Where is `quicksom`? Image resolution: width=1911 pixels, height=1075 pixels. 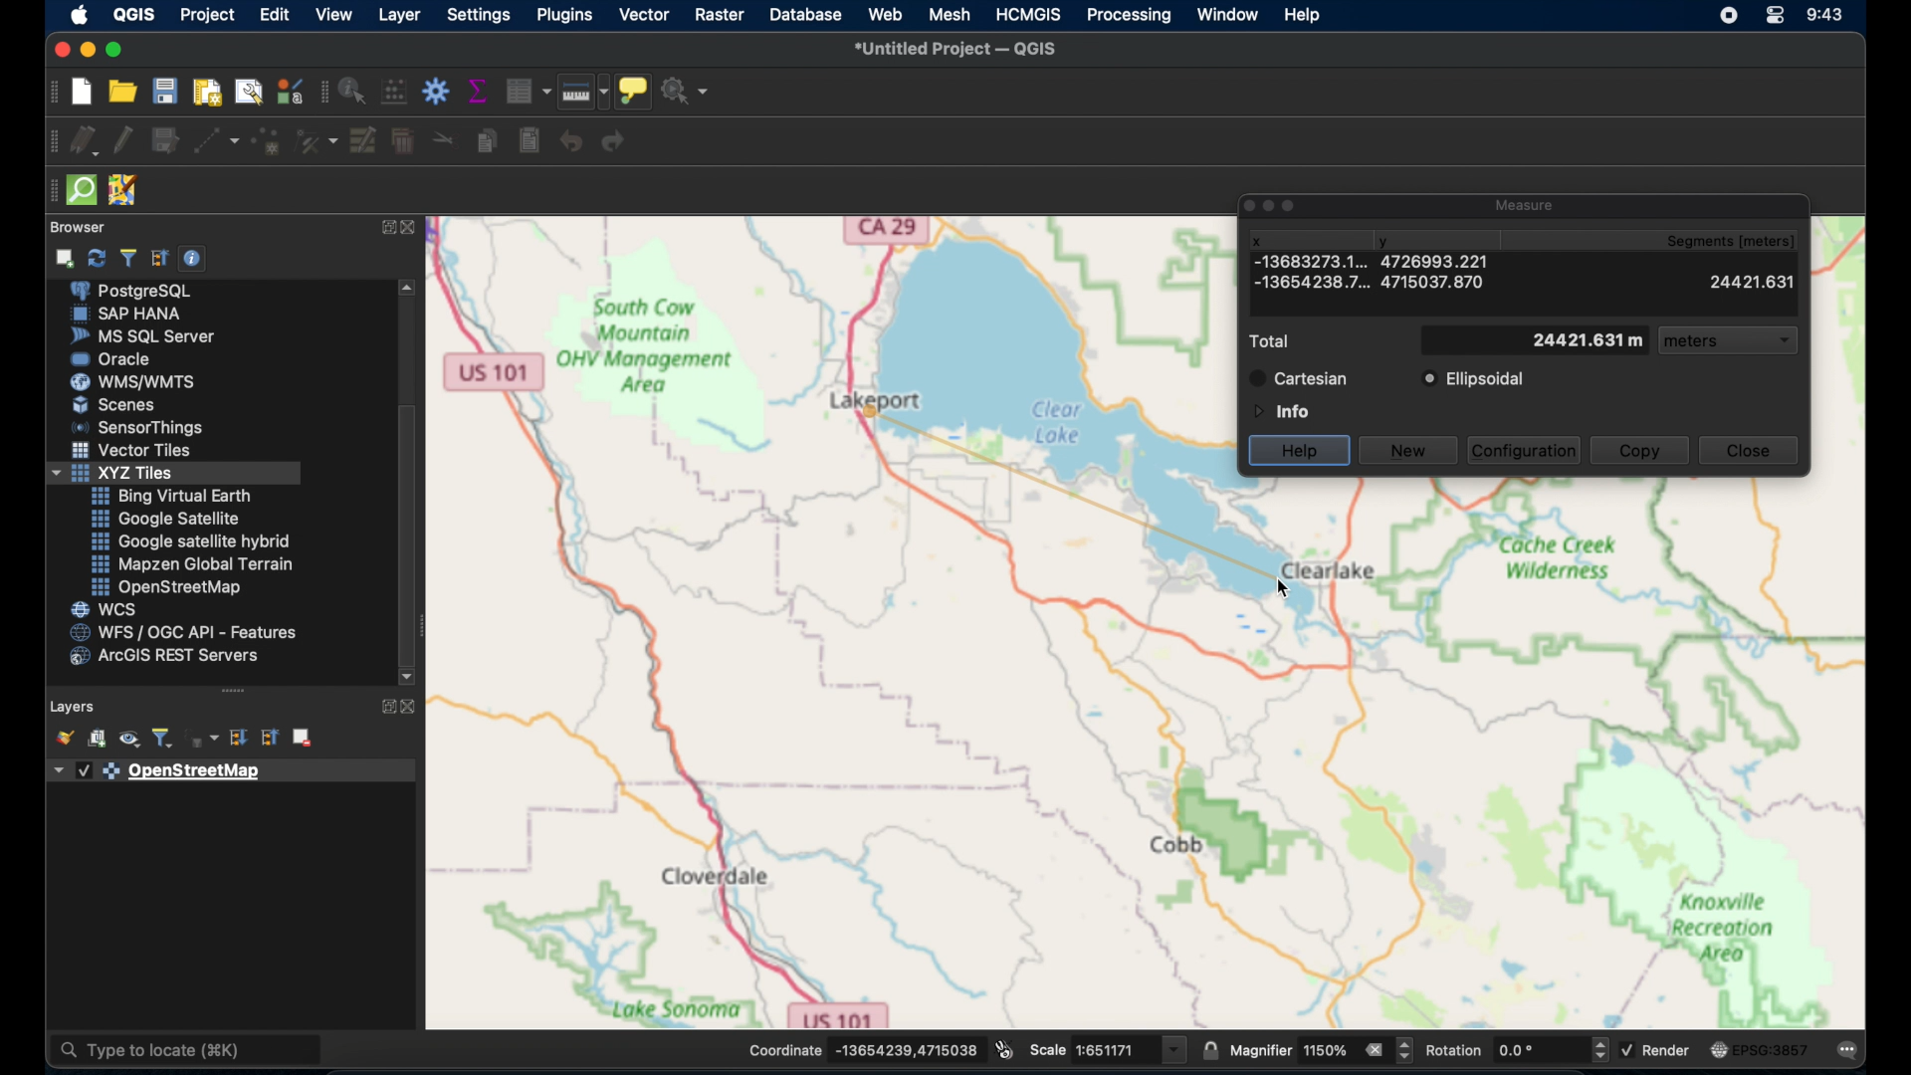 quicksom is located at coordinates (83, 189).